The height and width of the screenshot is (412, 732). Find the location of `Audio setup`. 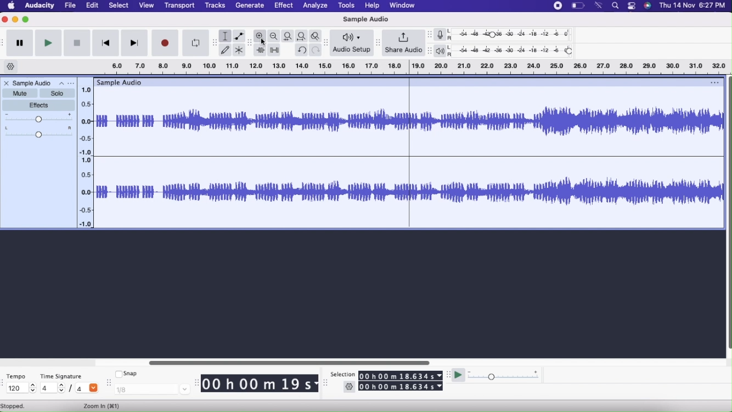

Audio setup is located at coordinates (352, 44).